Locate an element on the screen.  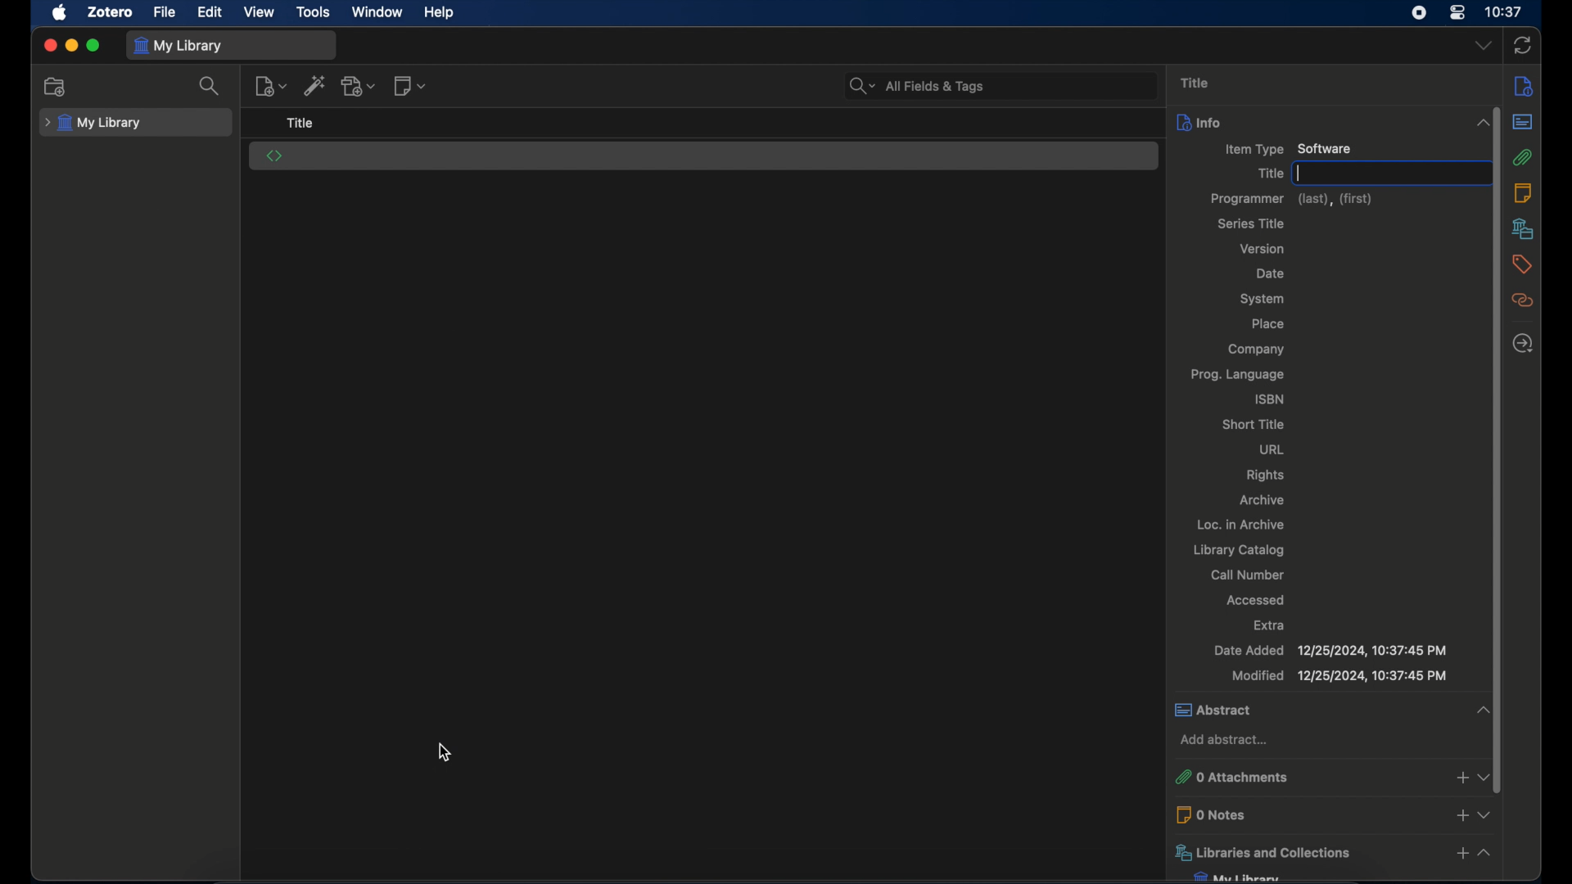
info is located at coordinates (1315, 122).